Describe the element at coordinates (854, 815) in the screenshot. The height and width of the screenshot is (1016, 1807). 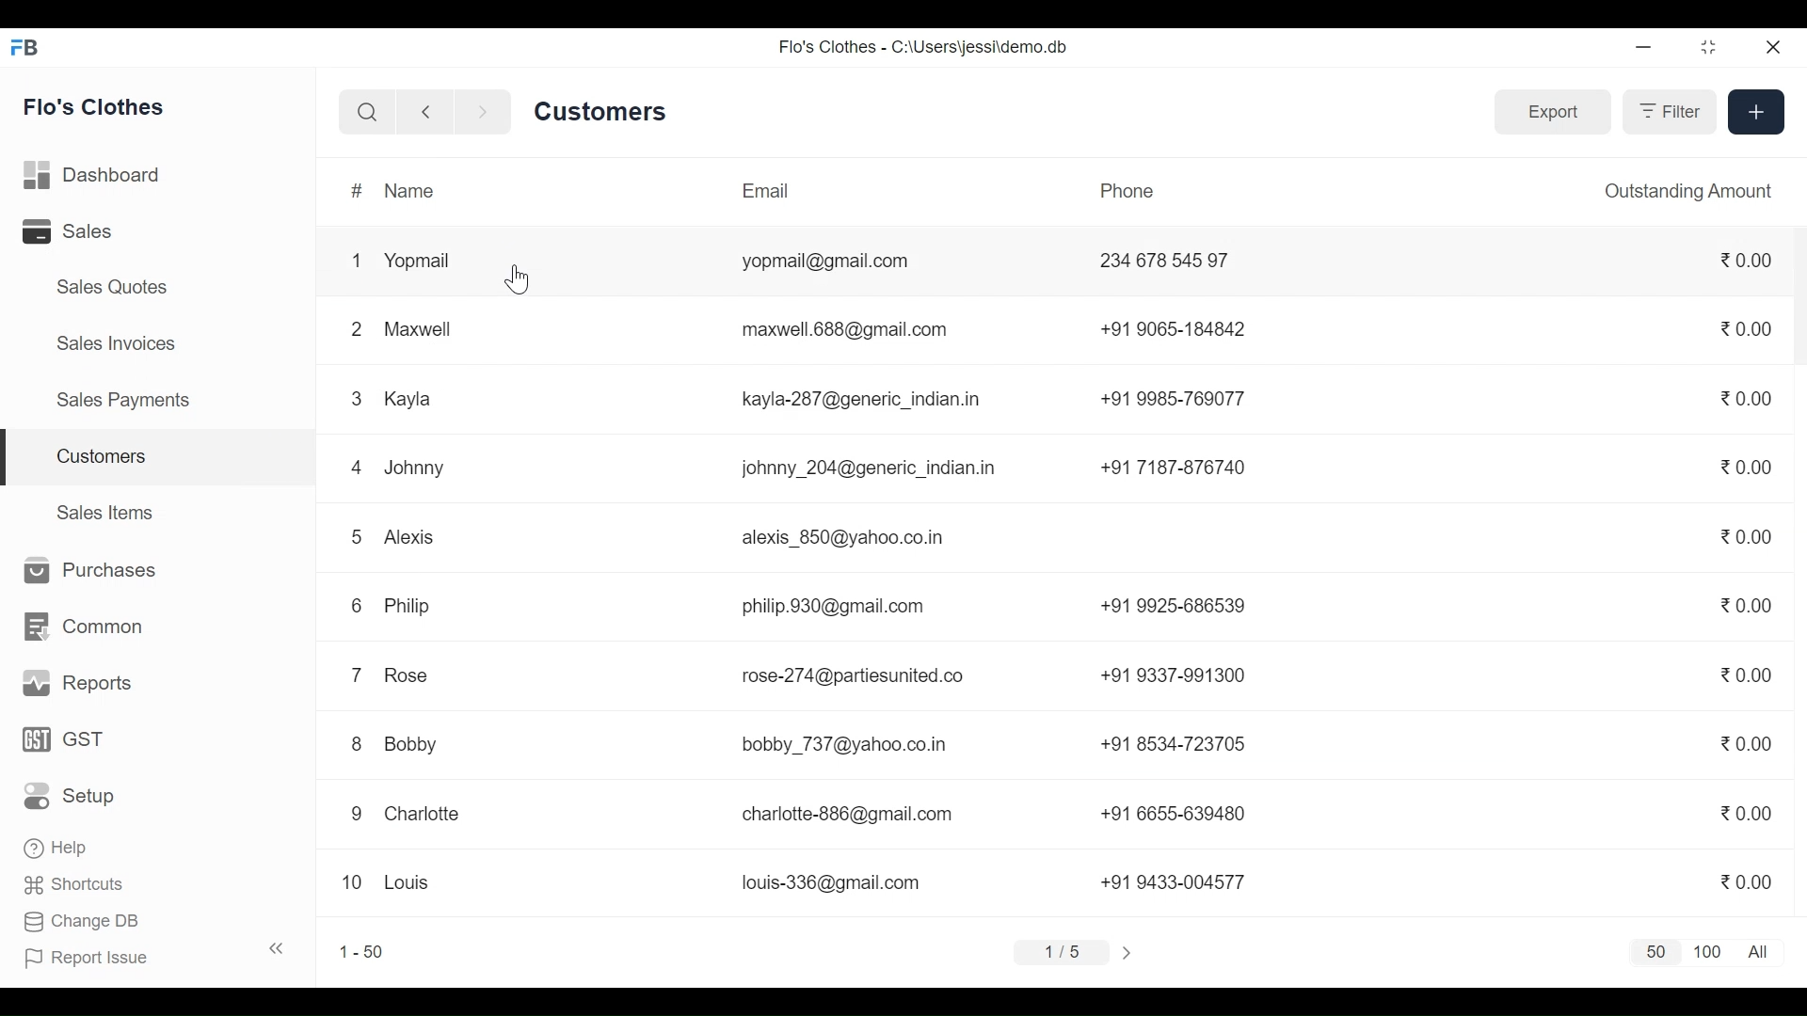
I see `charlotte-886@gmail.com` at that location.